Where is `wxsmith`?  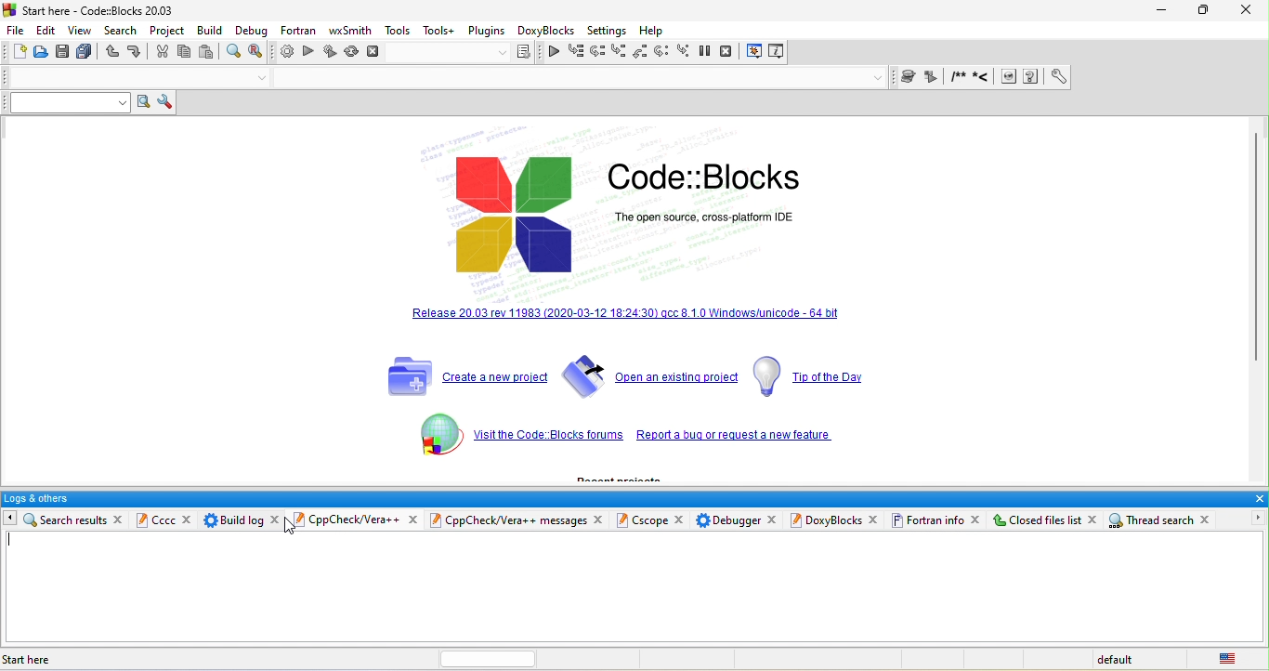
wxsmith is located at coordinates (351, 32).